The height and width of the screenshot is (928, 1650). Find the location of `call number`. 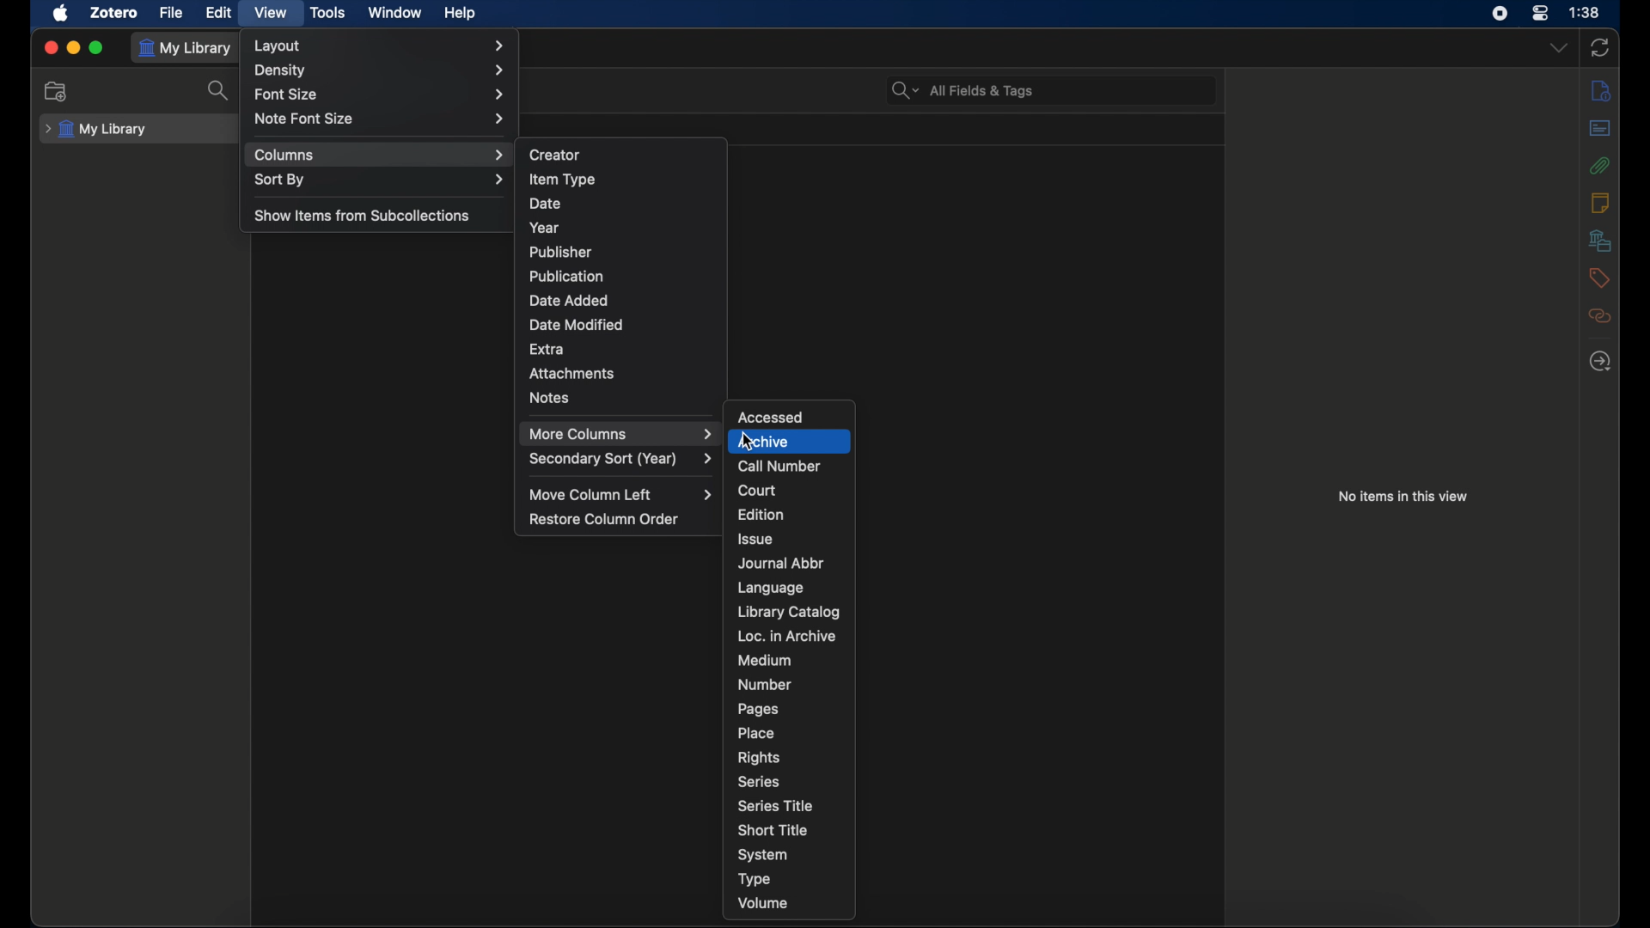

call number is located at coordinates (779, 467).